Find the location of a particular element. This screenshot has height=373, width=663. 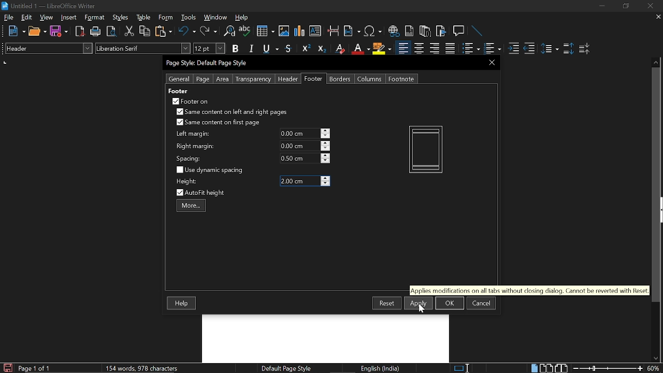

increase left margin is located at coordinates (326, 131).